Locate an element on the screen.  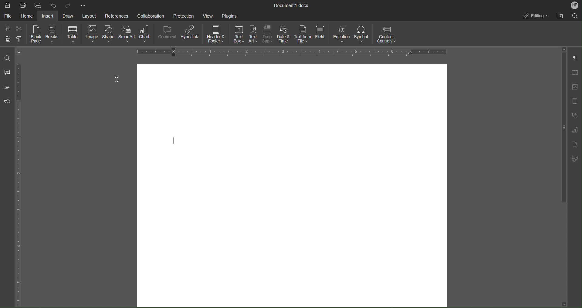
Comment is located at coordinates (167, 35).